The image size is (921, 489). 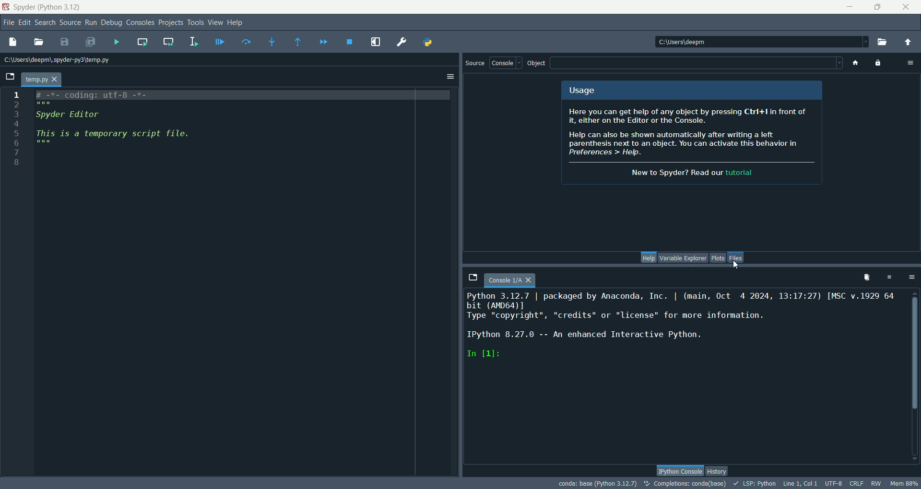 What do you see at coordinates (801, 484) in the screenshot?
I see `Line, col` at bounding box center [801, 484].